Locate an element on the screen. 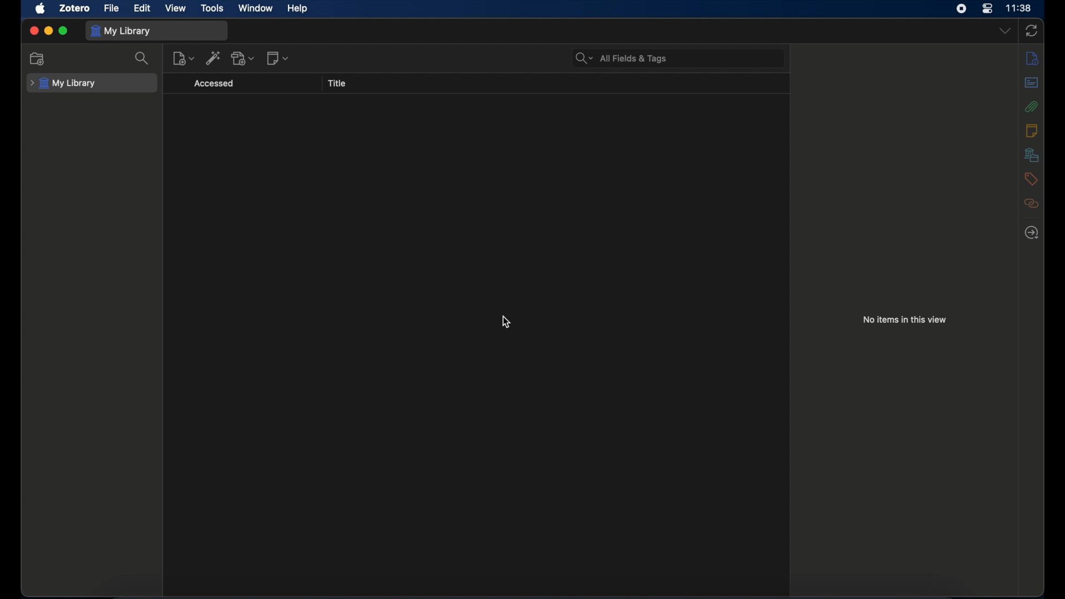 The width and height of the screenshot is (1065, 599). new note is located at coordinates (184, 58).